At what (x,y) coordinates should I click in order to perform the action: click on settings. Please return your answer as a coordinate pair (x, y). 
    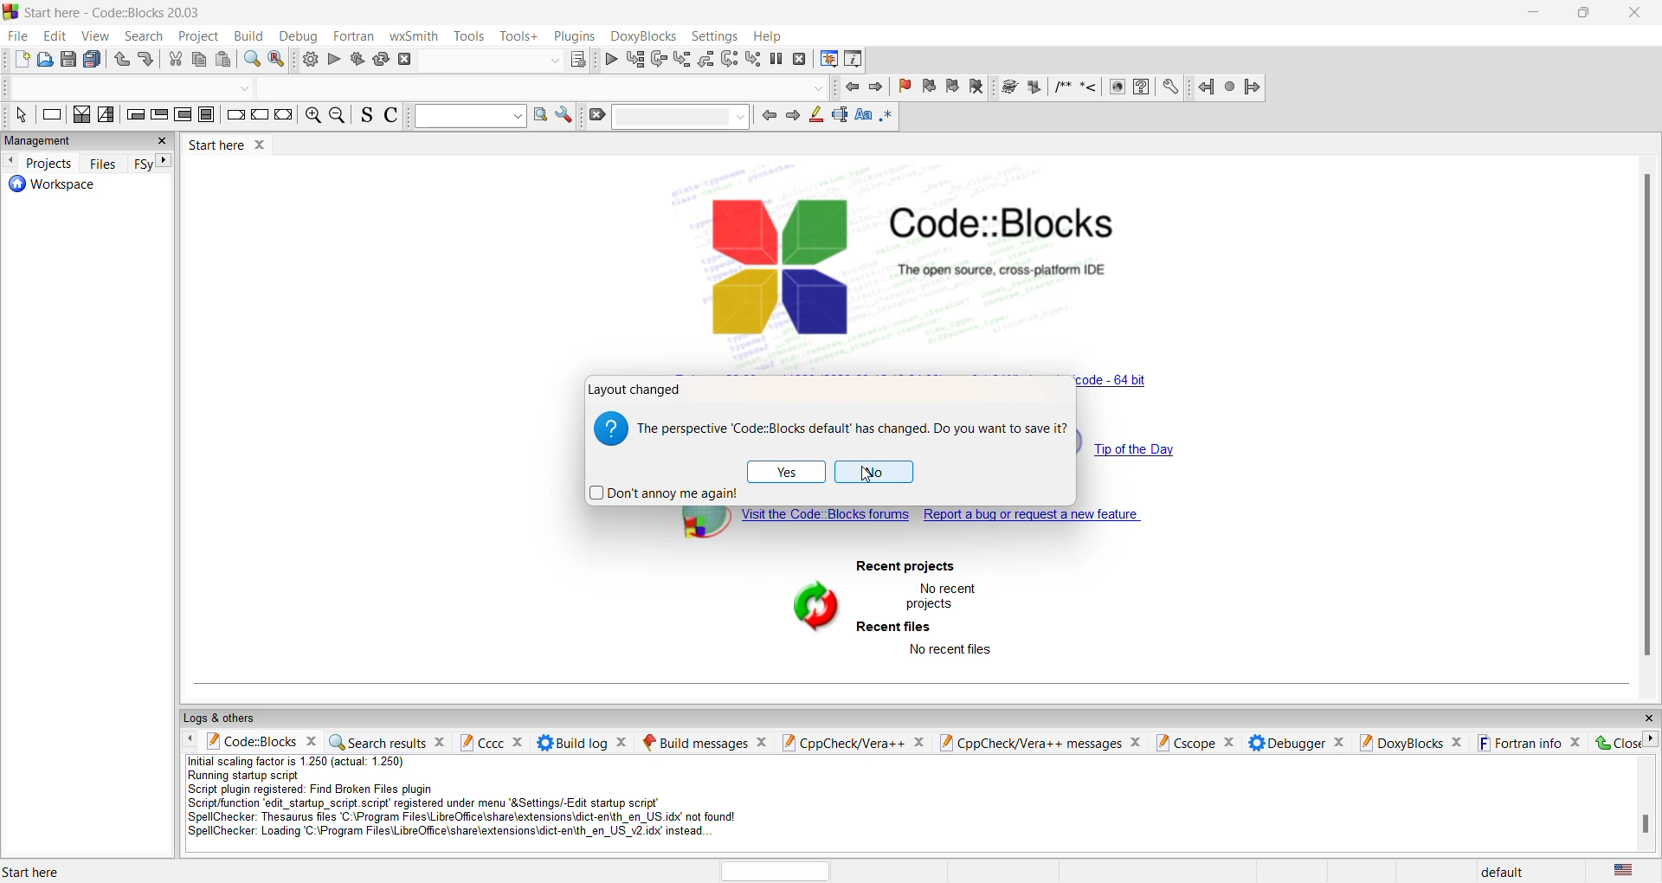
    Looking at the image, I should click on (714, 35).